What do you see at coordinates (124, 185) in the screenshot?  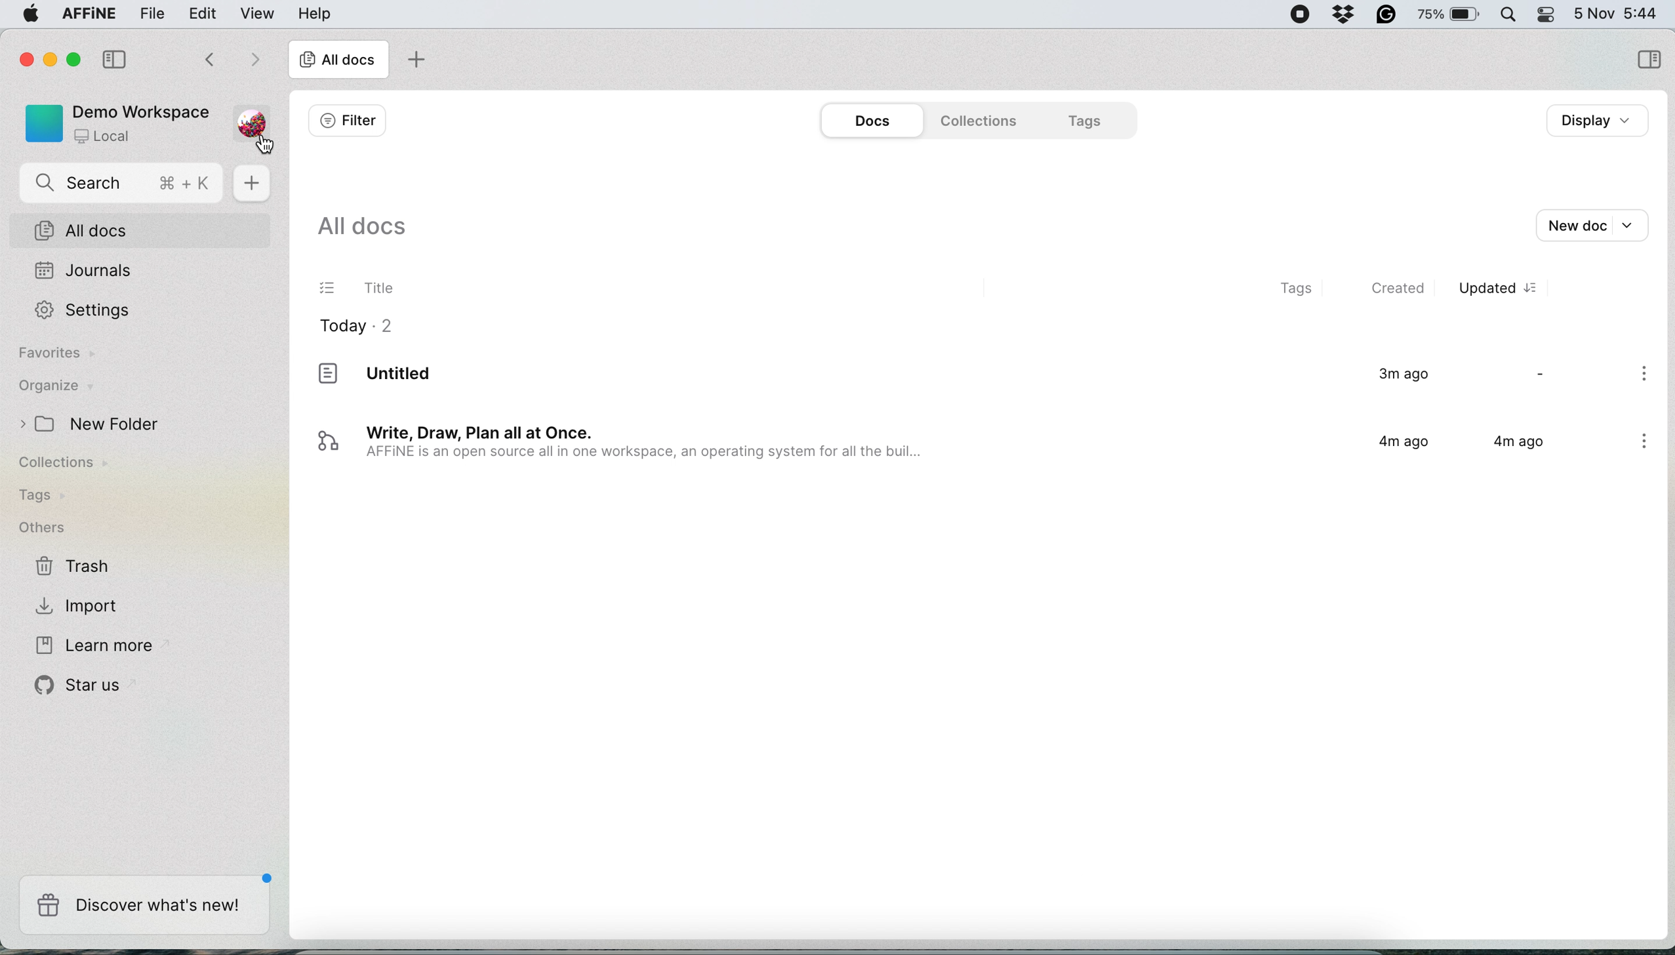 I see `search` at bounding box center [124, 185].